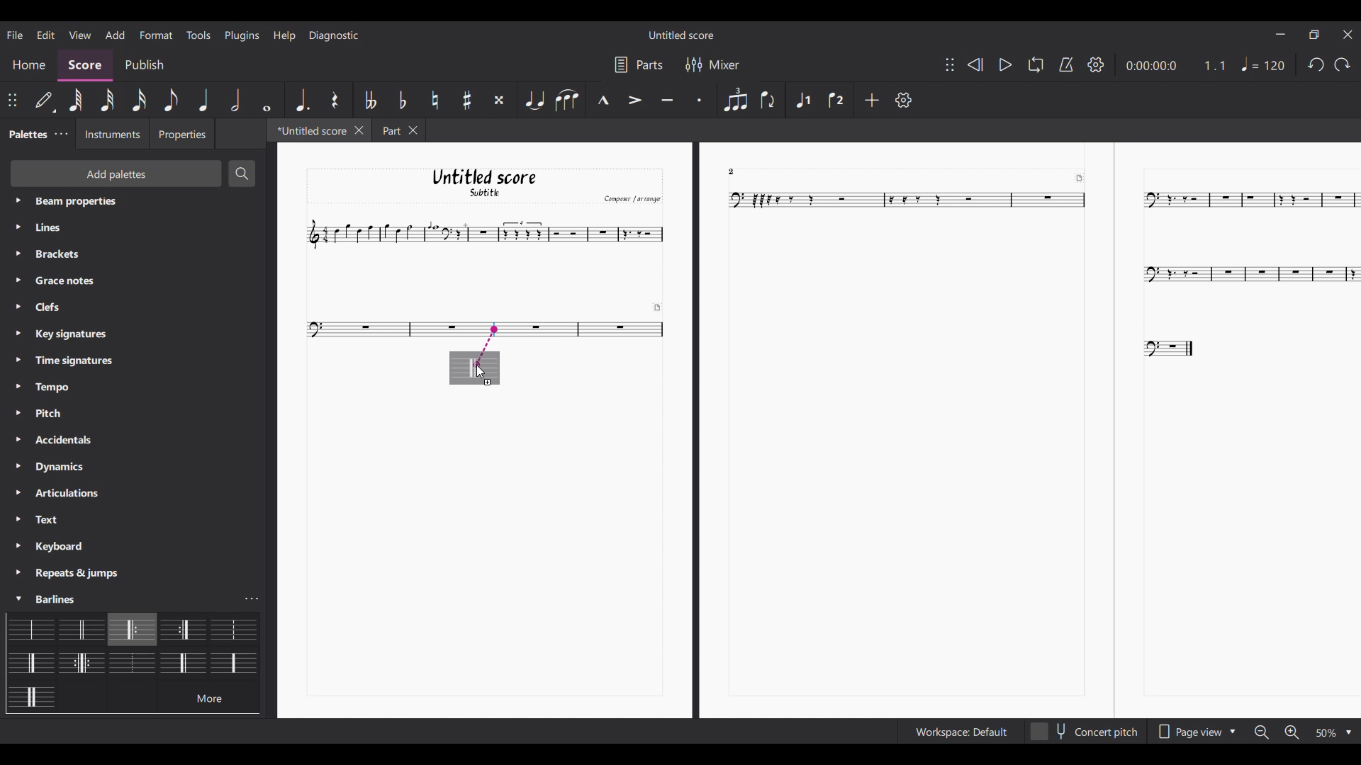 The image size is (1361, 765). What do you see at coordinates (253, 599) in the screenshot?
I see `Barline settings` at bounding box center [253, 599].